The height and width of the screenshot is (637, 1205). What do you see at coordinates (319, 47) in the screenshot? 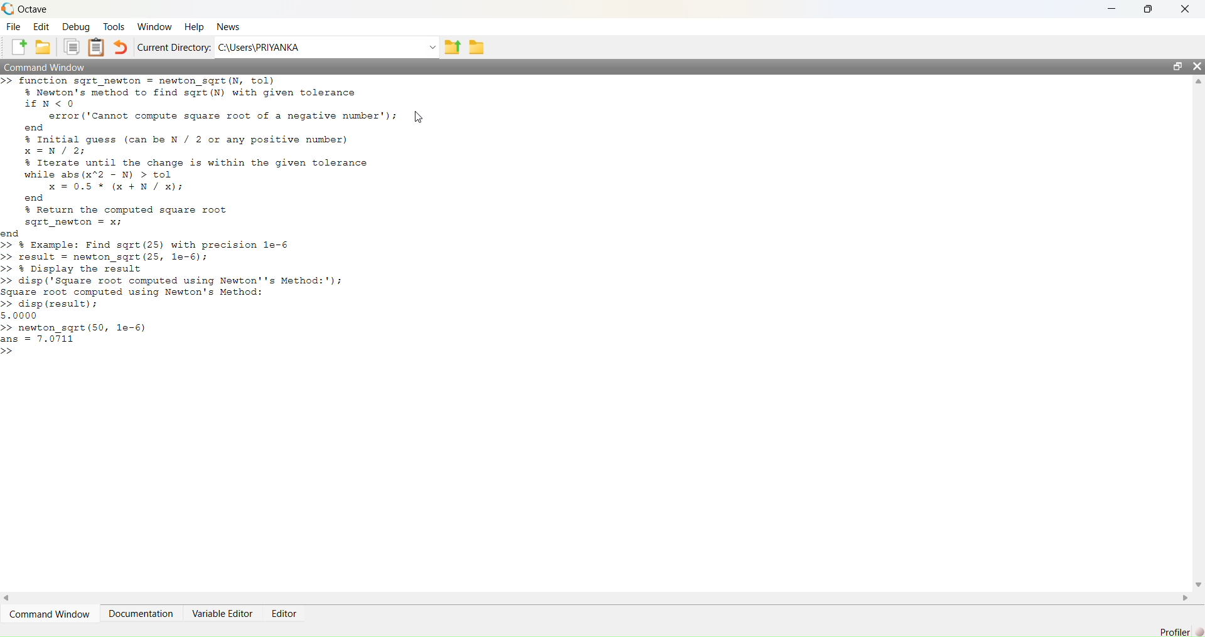
I see `C:/Users?PRIYANKA` at bounding box center [319, 47].